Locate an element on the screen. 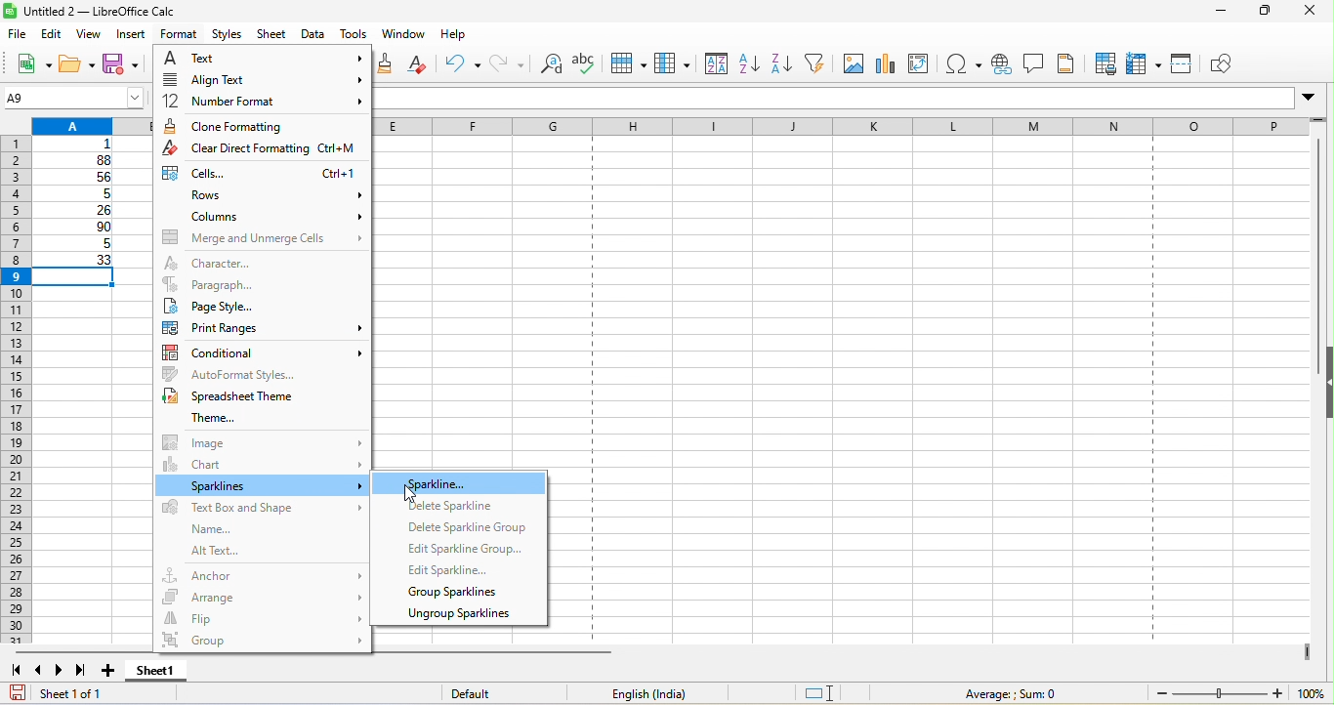 The width and height of the screenshot is (1334, 705). conditional is located at coordinates (265, 350).